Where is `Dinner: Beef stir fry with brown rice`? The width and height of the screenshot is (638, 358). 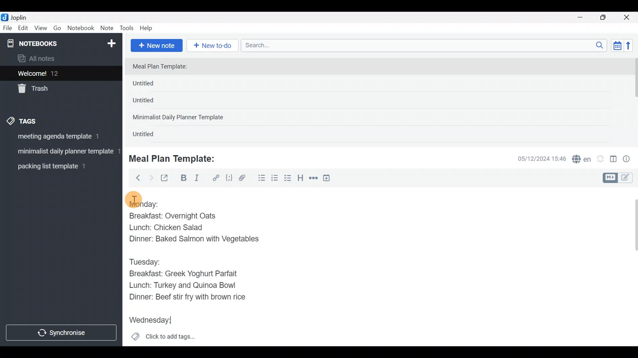 Dinner: Beef stir fry with brown rice is located at coordinates (186, 298).